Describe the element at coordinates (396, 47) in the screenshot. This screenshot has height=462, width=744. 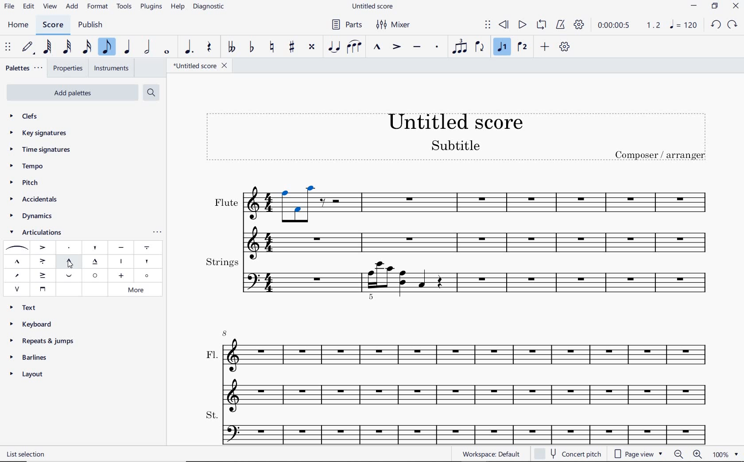
I see `ACCENT` at that location.